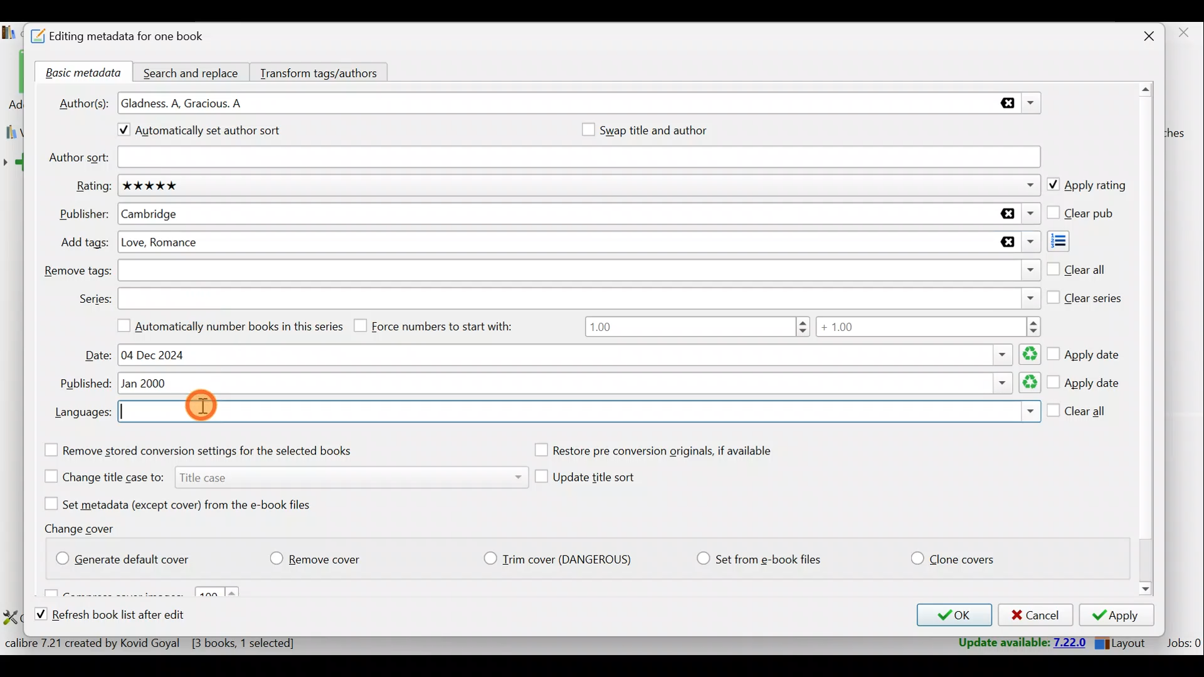  Describe the element at coordinates (1020, 643) in the screenshot. I see `Update` at that location.